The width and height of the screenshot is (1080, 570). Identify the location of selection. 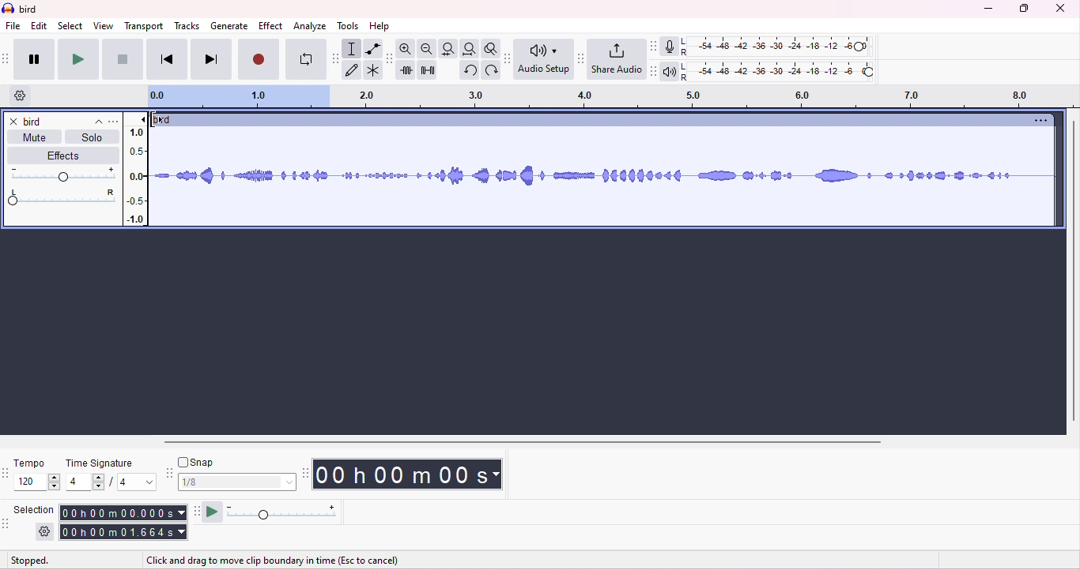
(36, 508).